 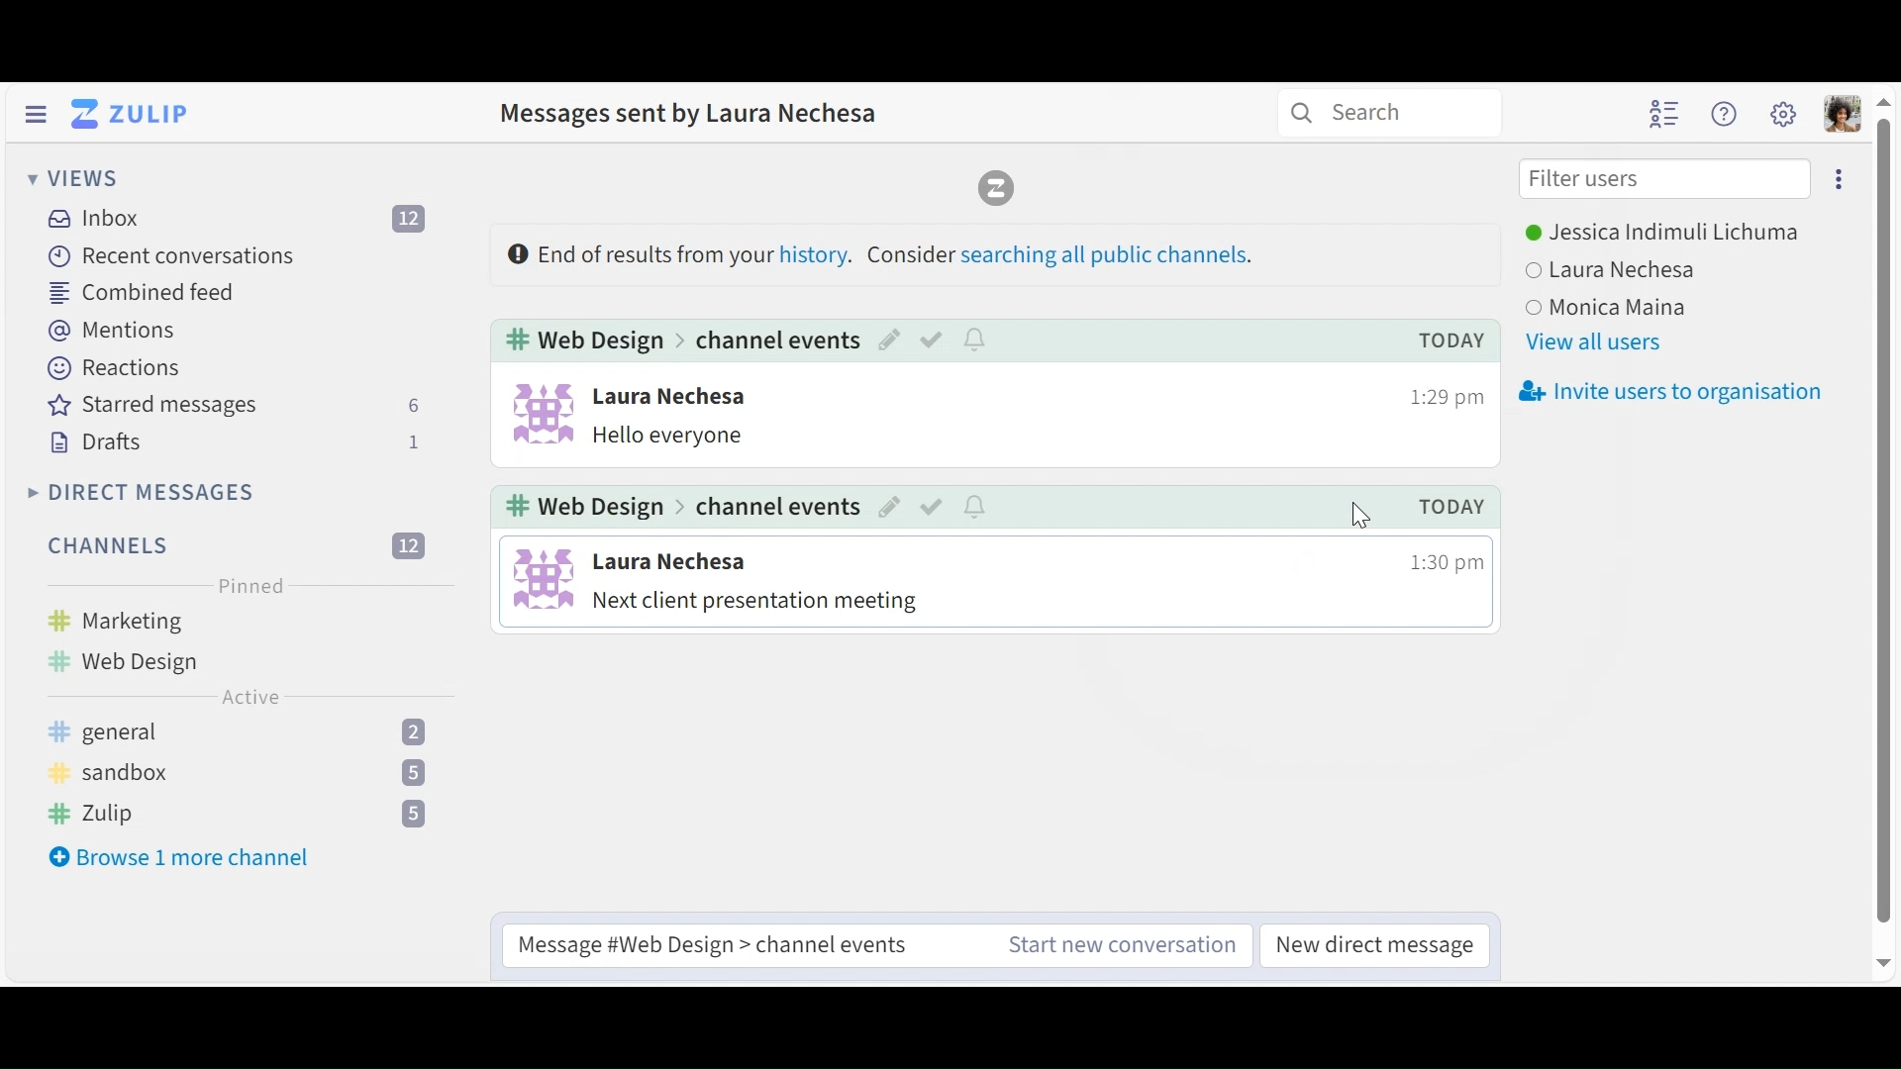 What do you see at coordinates (1364, 519) in the screenshot?
I see `cursor` at bounding box center [1364, 519].